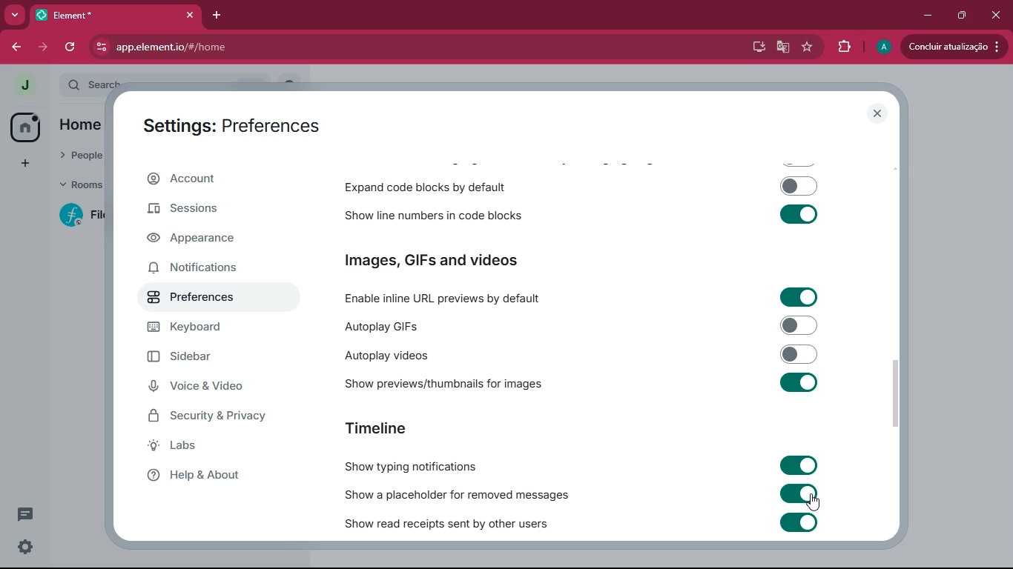 The height and width of the screenshot is (569, 1013). Describe the element at coordinates (461, 327) in the screenshot. I see `autoplay GIFs` at that location.